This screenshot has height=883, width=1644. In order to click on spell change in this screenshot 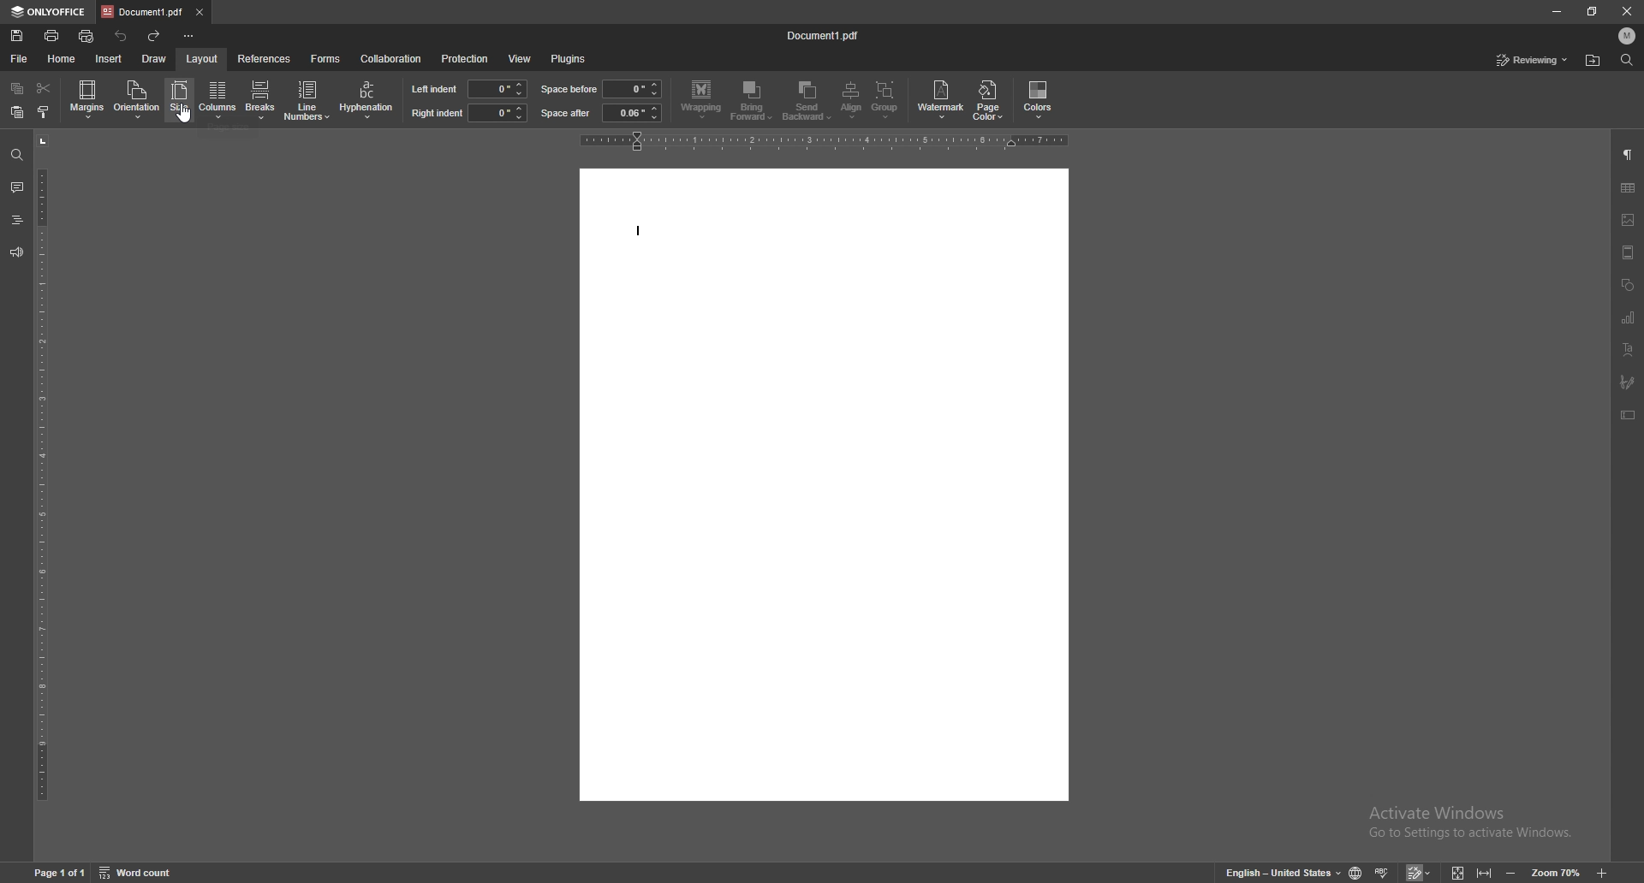, I will do `click(1384, 872)`.